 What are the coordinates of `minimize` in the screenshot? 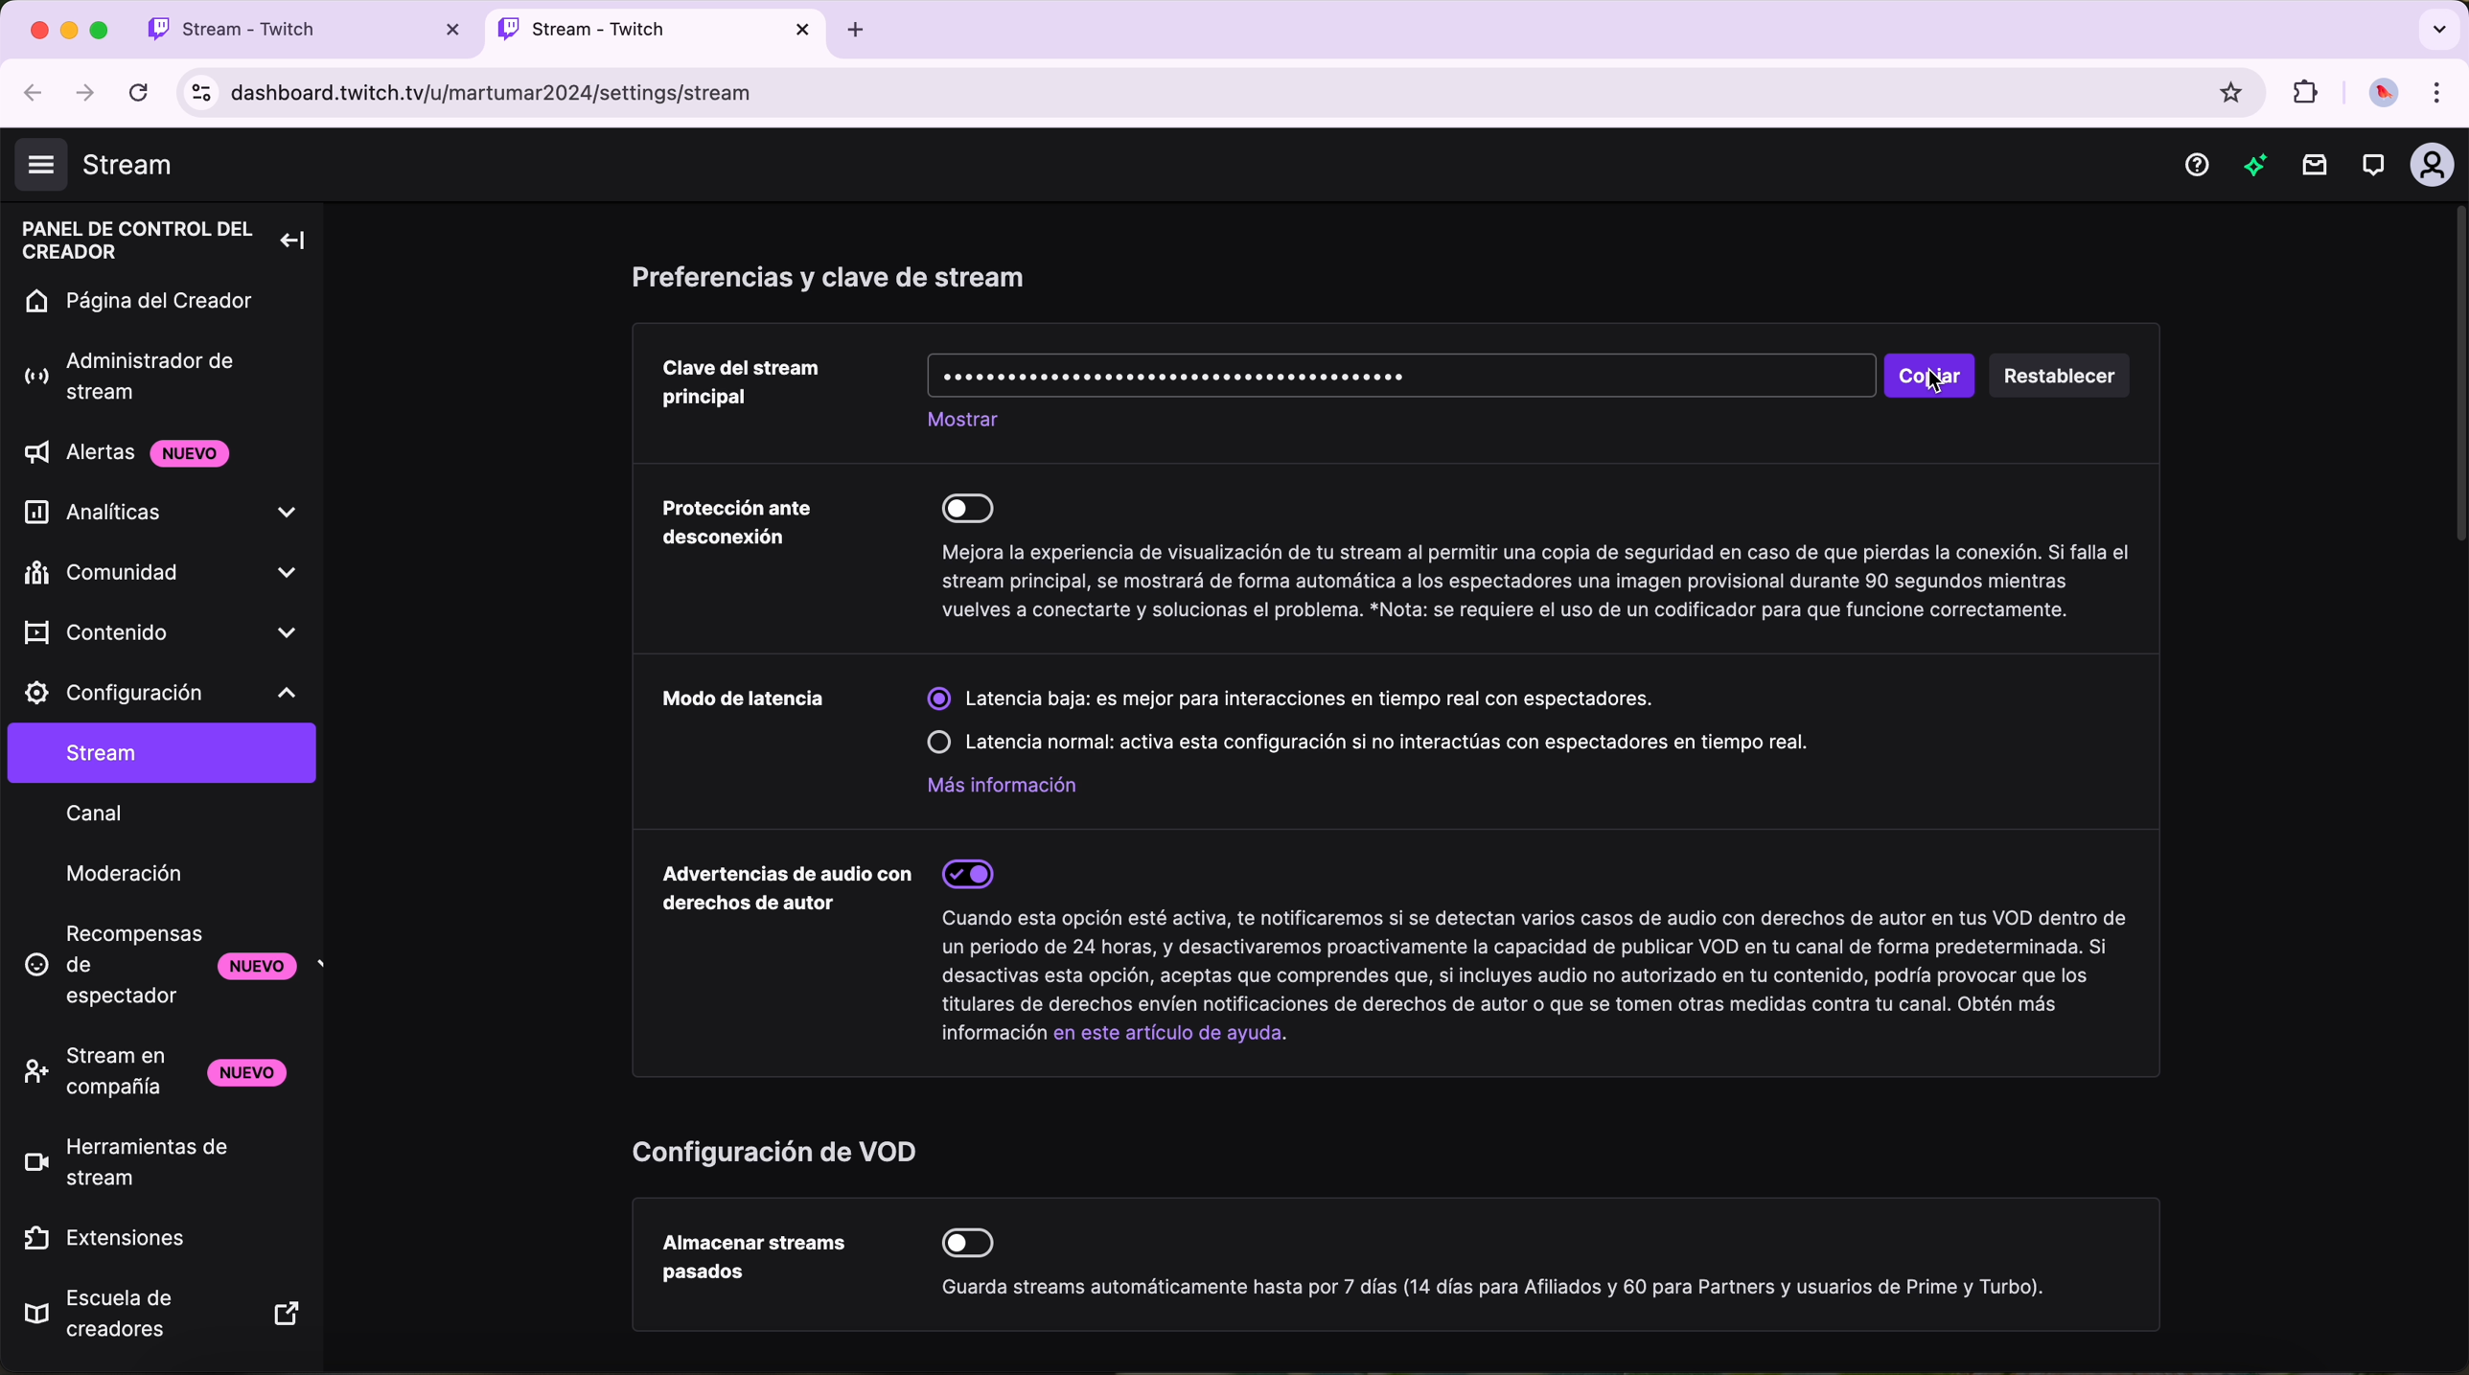 It's located at (73, 32).